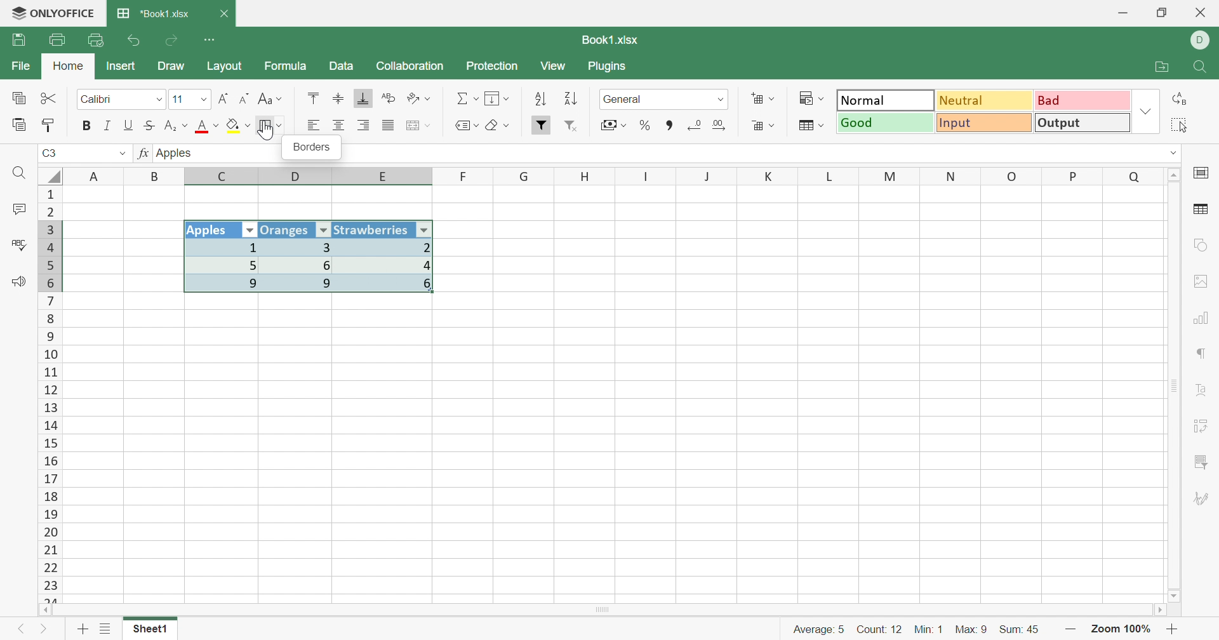 The image size is (1219, 640). Describe the element at coordinates (365, 125) in the screenshot. I see `Align Right` at that location.